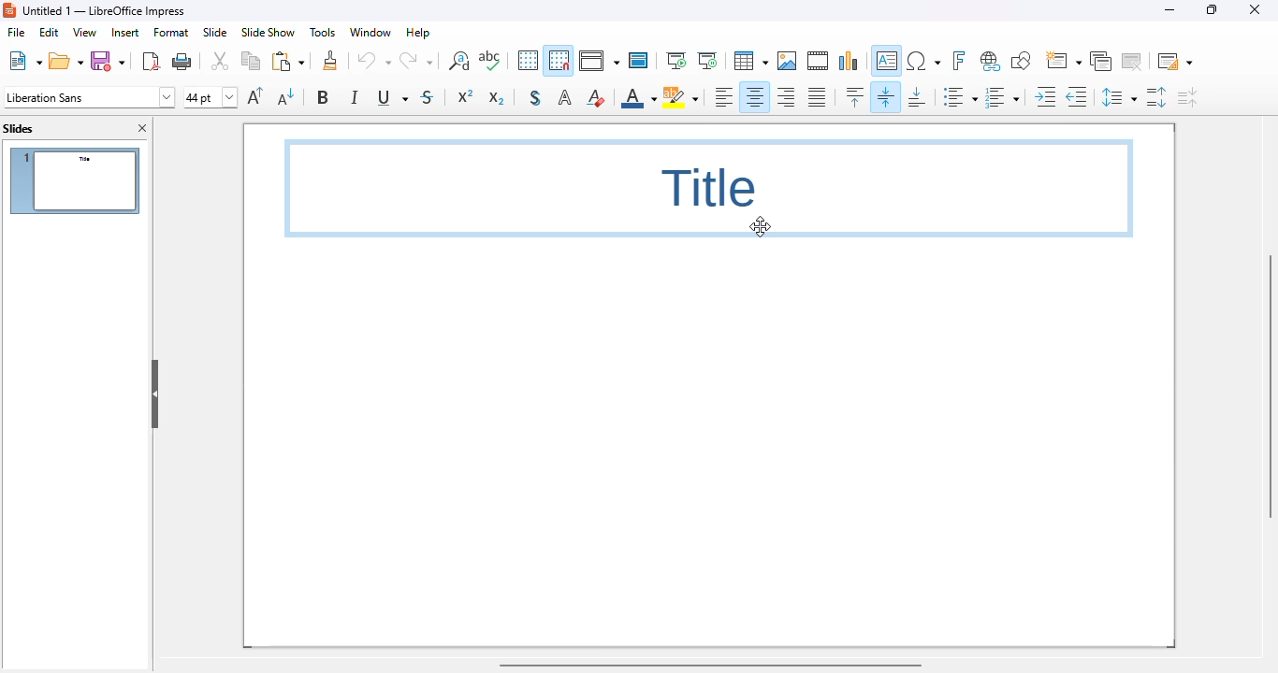 The image size is (1278, 673). I want to click on bold, so click(324, 96).